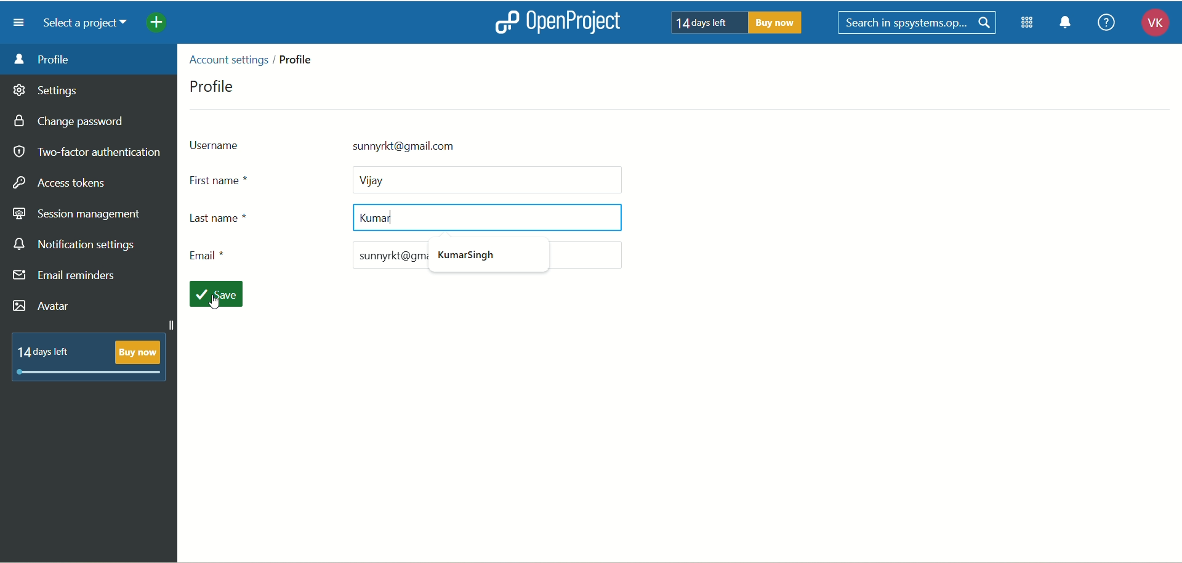 Image resolution: width=1182 pixels, height=563 pixels. What do you see at coordinates (256, 58) in the screenshot?
I see `location` at bounding box center [256, 58].